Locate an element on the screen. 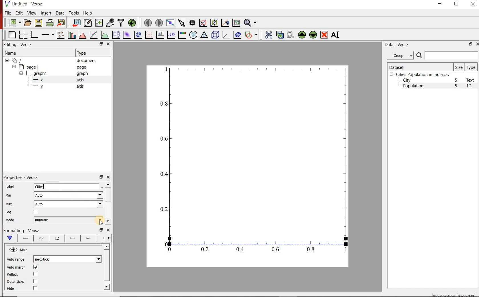 Image resolution: width=479 pixels, height=297 pixels. restore is located at coordinates (471, 44).